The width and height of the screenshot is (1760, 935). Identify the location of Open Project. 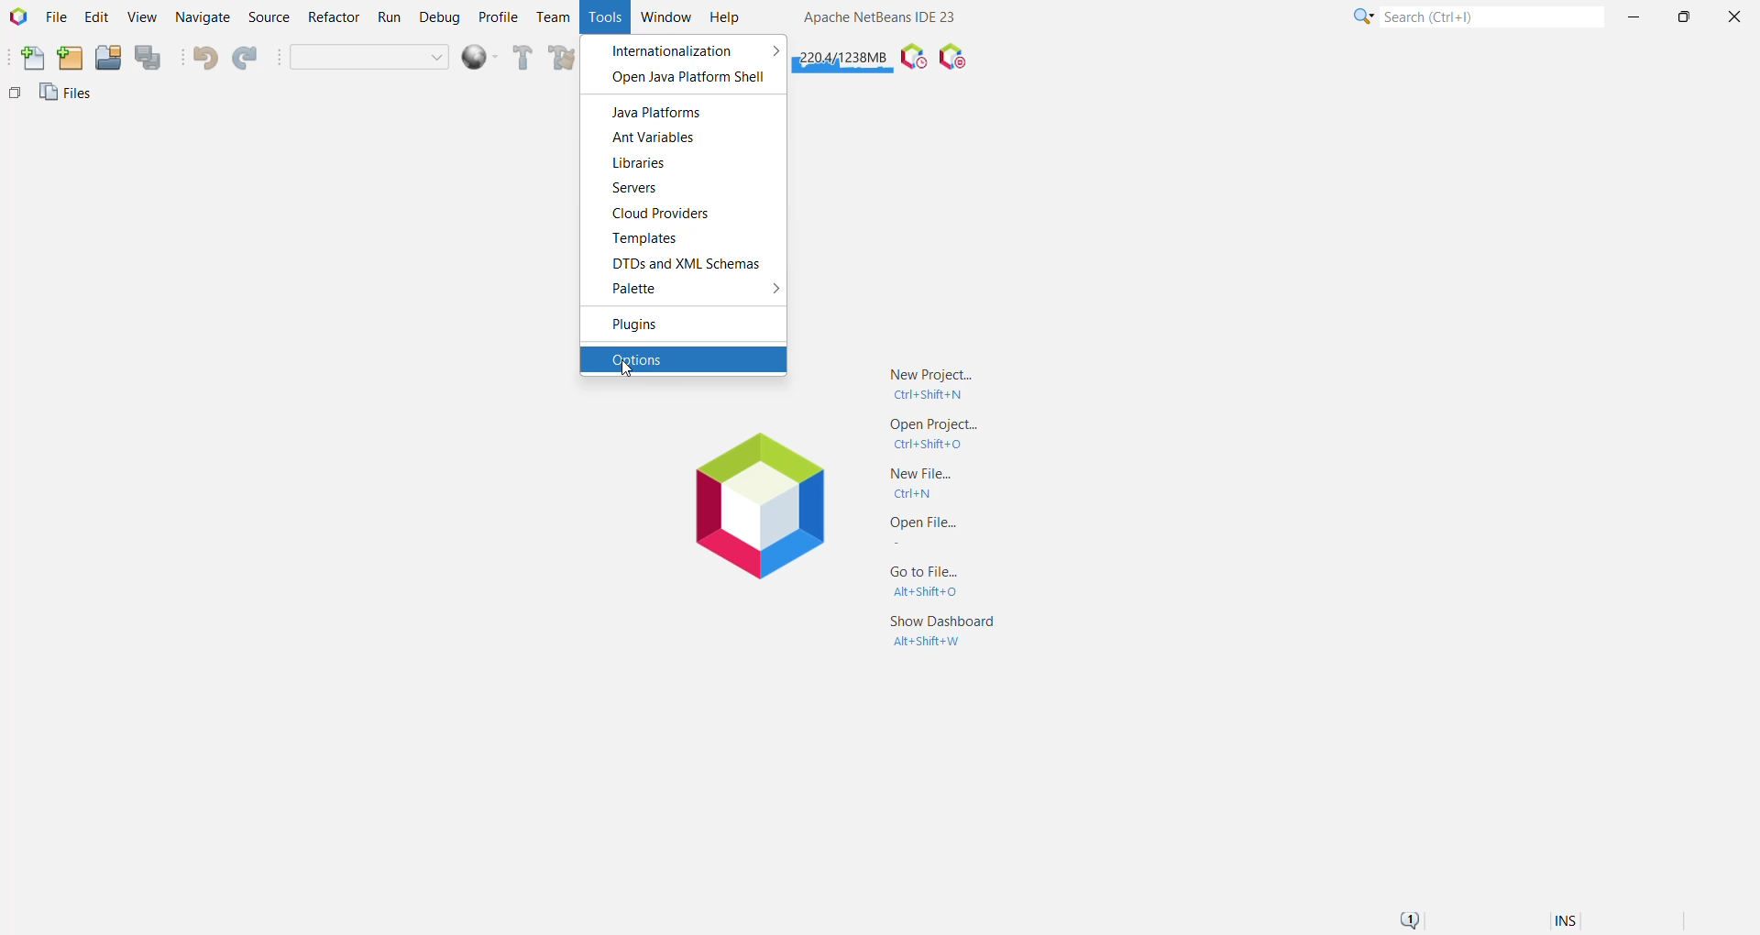
(107, 59).